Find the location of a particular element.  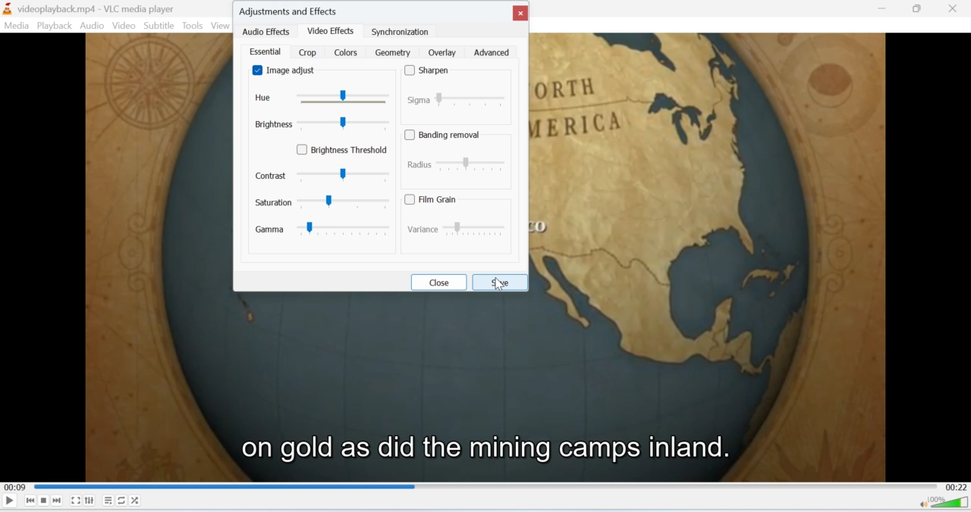

Video is located at coordinates (125, 26).